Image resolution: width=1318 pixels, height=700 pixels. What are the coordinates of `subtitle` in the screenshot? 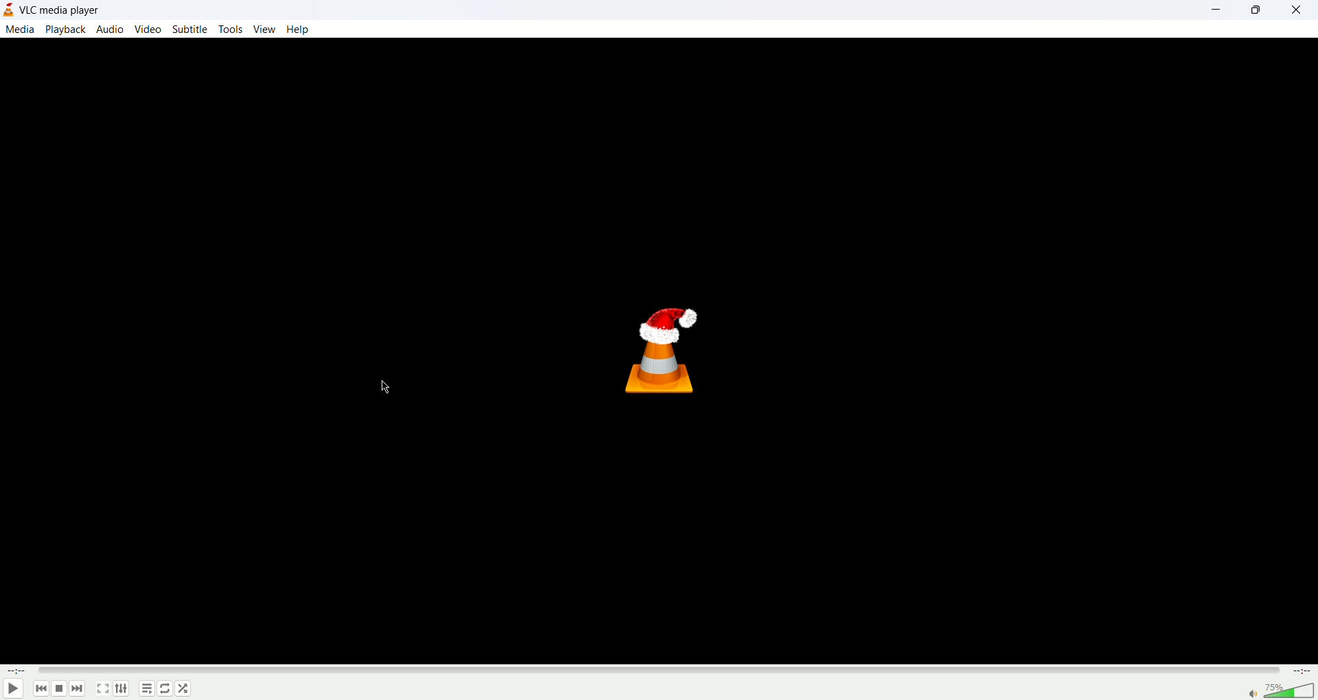 It's located at (188, 30).